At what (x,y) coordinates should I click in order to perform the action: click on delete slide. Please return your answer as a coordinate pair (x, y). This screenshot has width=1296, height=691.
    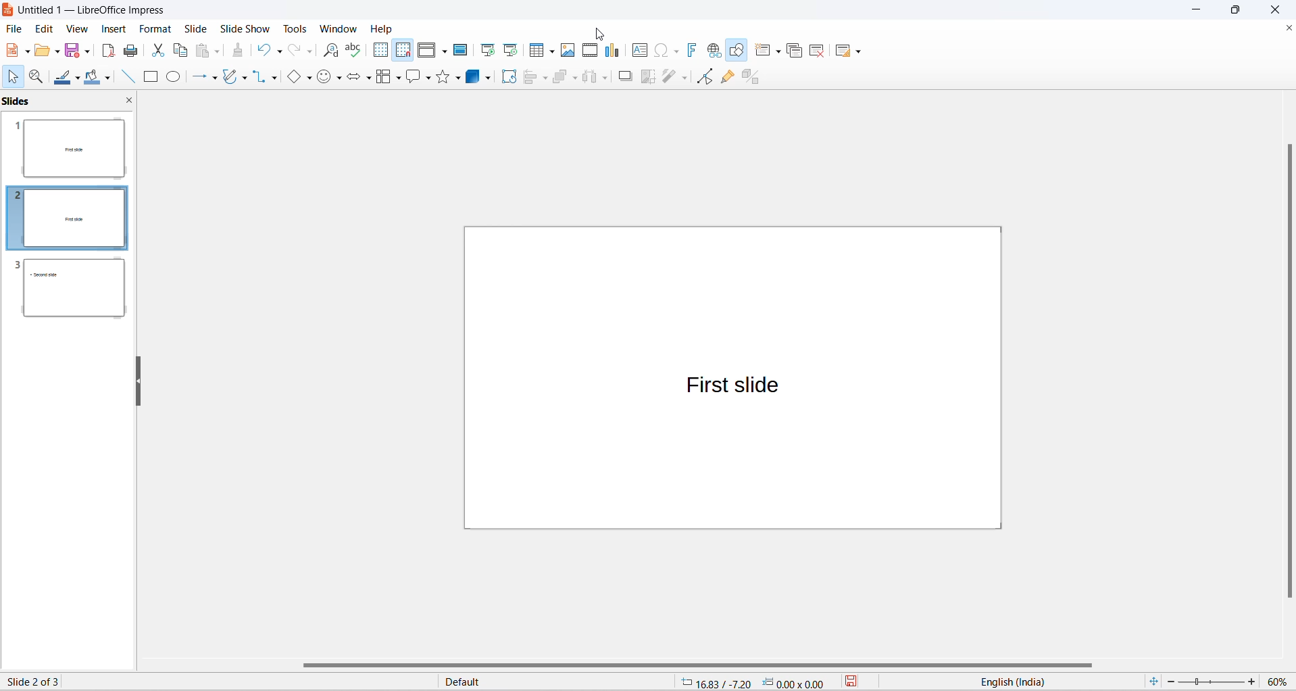
    Looking at the image, I should click on (818, 51).